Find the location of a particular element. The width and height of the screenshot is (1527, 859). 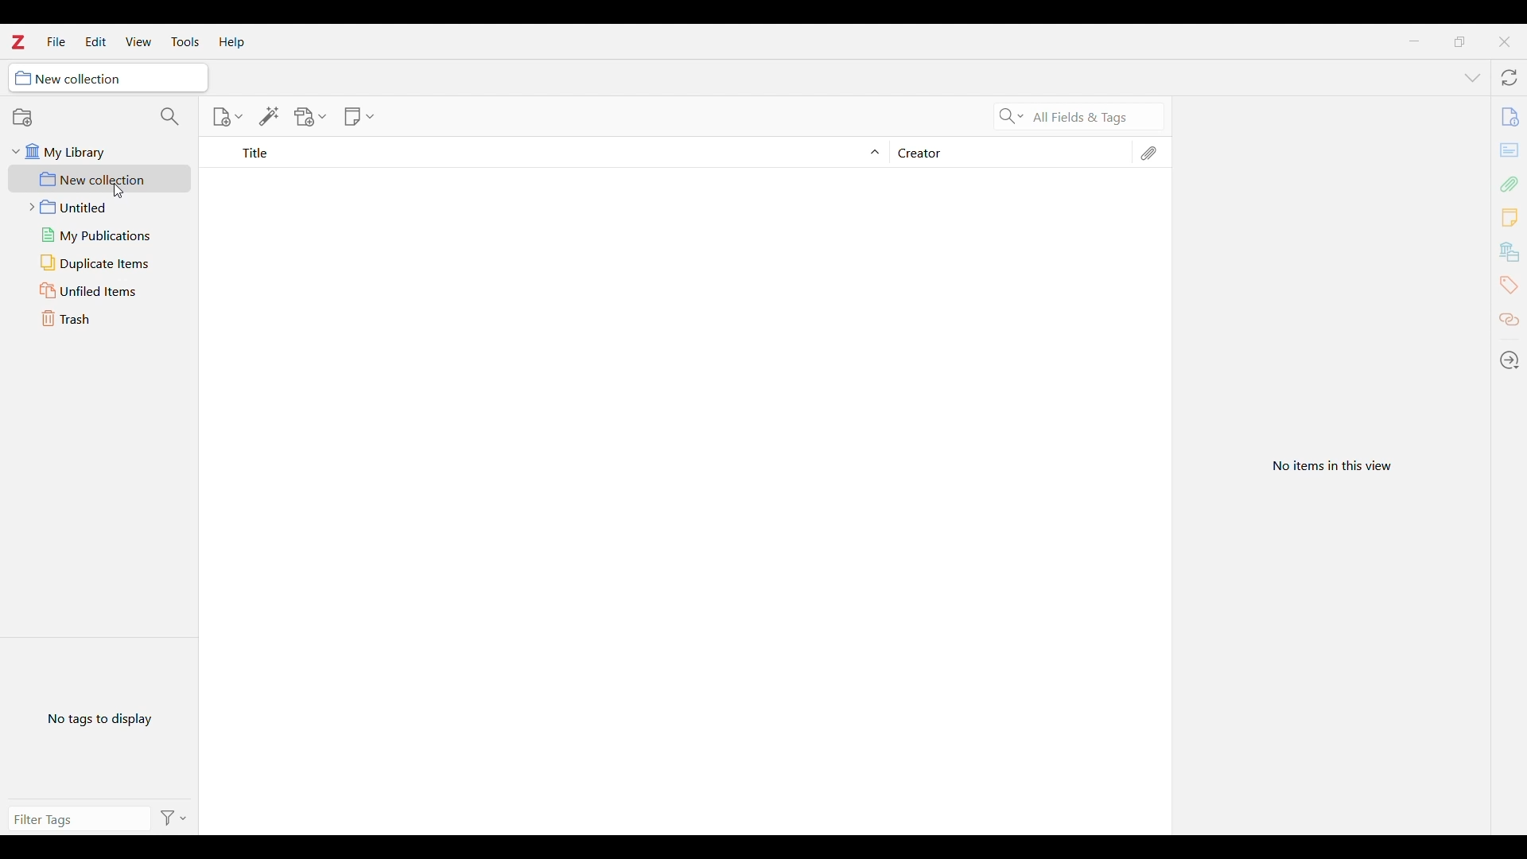

Add attachment  is located at coordinates (1510, 184).